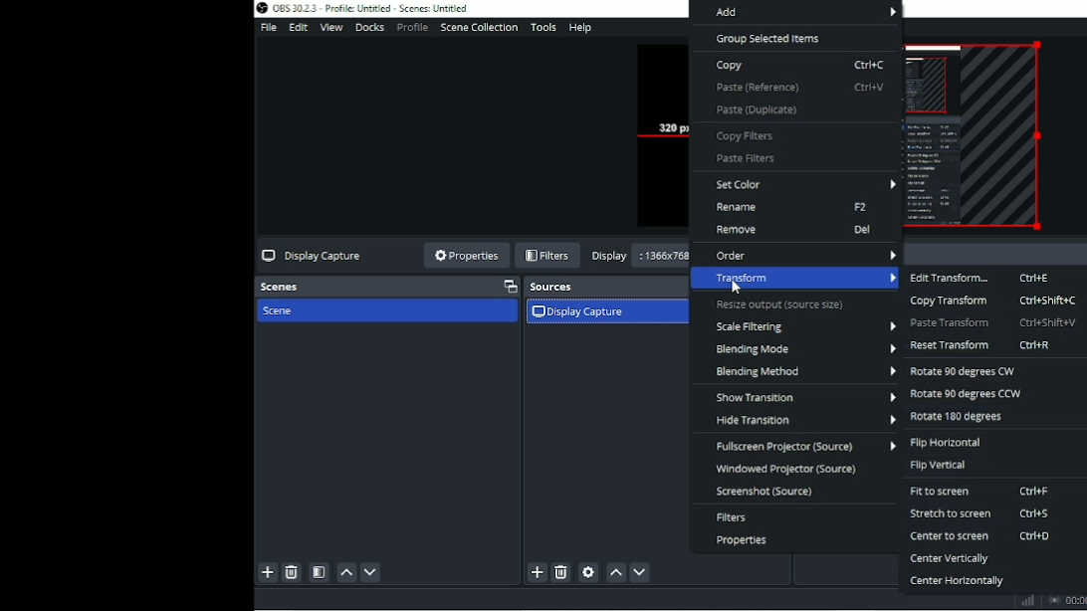 The width and height of the screenshot is (1087, 611). Describe the element at coordinates (797, 89) in the screenshot. I see `Paste (Reference)` at that location.